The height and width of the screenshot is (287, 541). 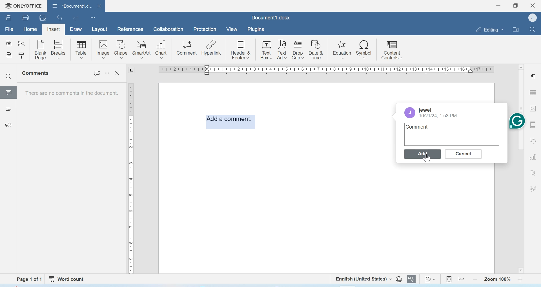 I want to click on Text Box, so click(x=281, y=50).